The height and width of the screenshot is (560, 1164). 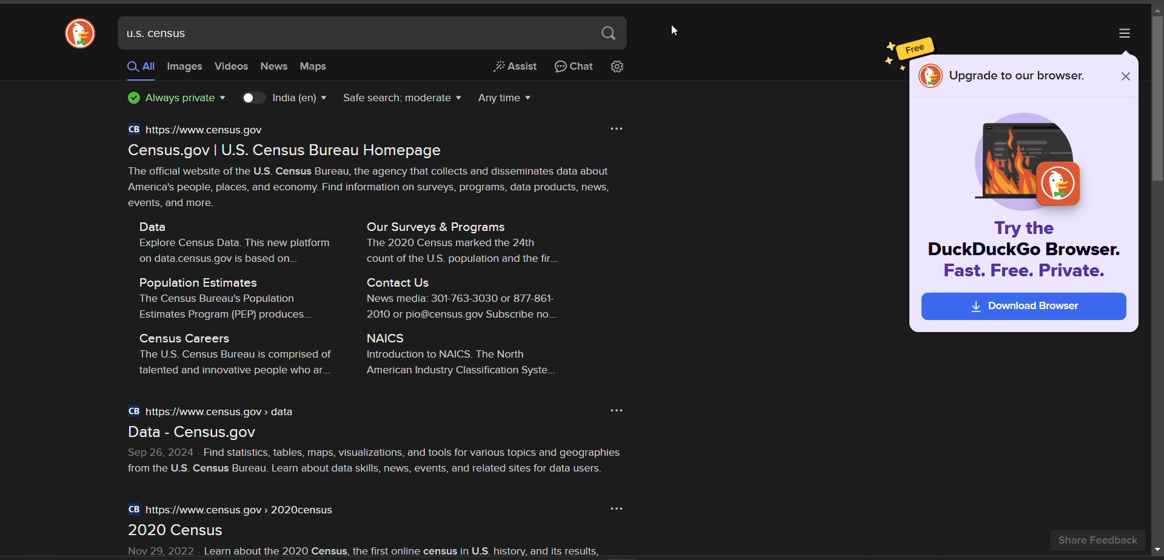 I want to click on census careers, so click(x=184, y=337).